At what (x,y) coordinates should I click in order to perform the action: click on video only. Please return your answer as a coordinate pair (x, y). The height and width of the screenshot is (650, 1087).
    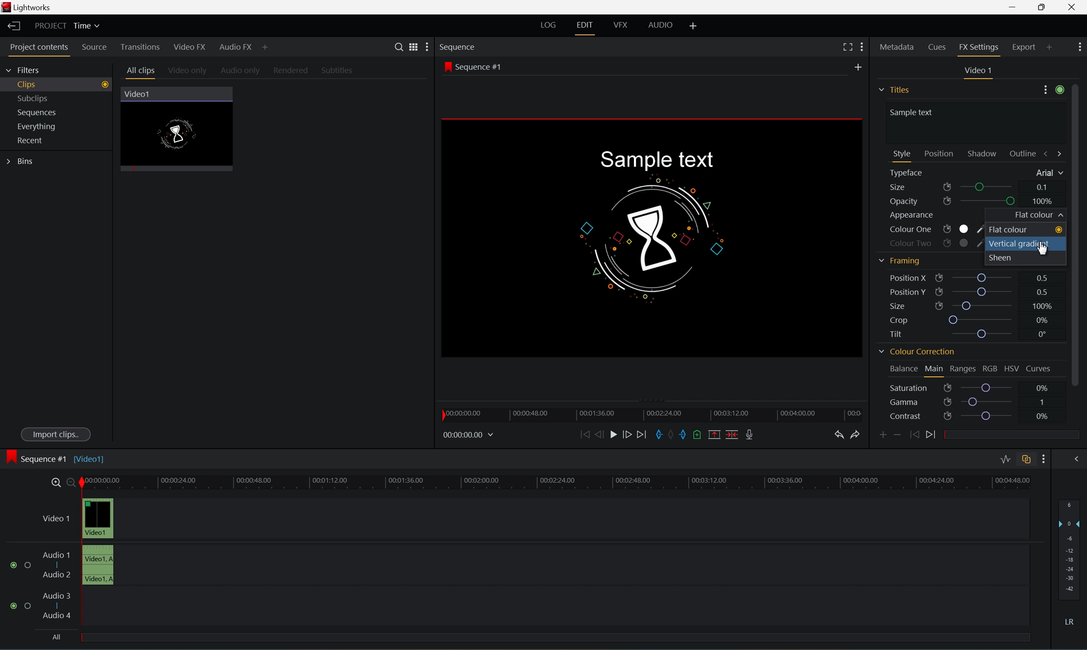
    Looking at the image, I should click on (188, 71).